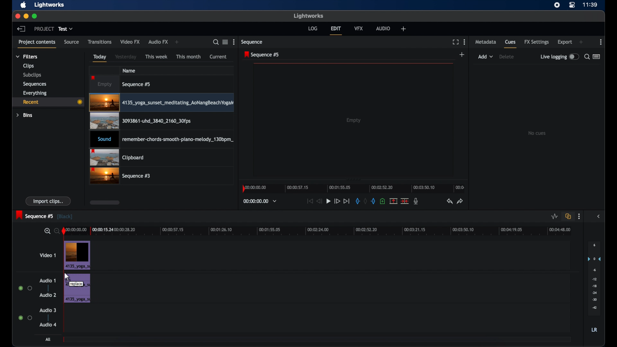 This screenshot has width=617, height=347. I want to click on full screen, so click(455, 42).